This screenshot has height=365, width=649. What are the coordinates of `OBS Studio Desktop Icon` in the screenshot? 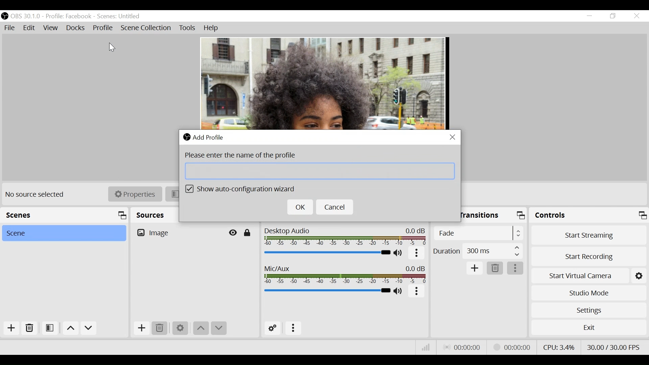 It's located at (5, 16).